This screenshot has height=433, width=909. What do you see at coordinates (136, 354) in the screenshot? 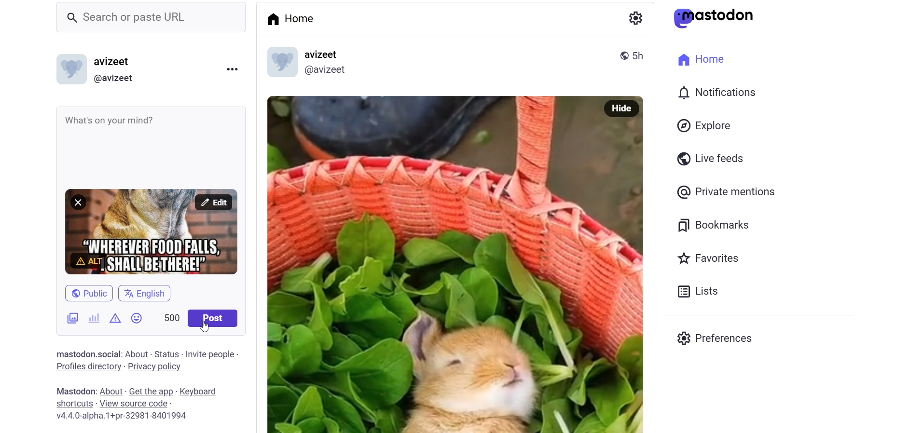
I see `about` at bounding box center [136, 354].